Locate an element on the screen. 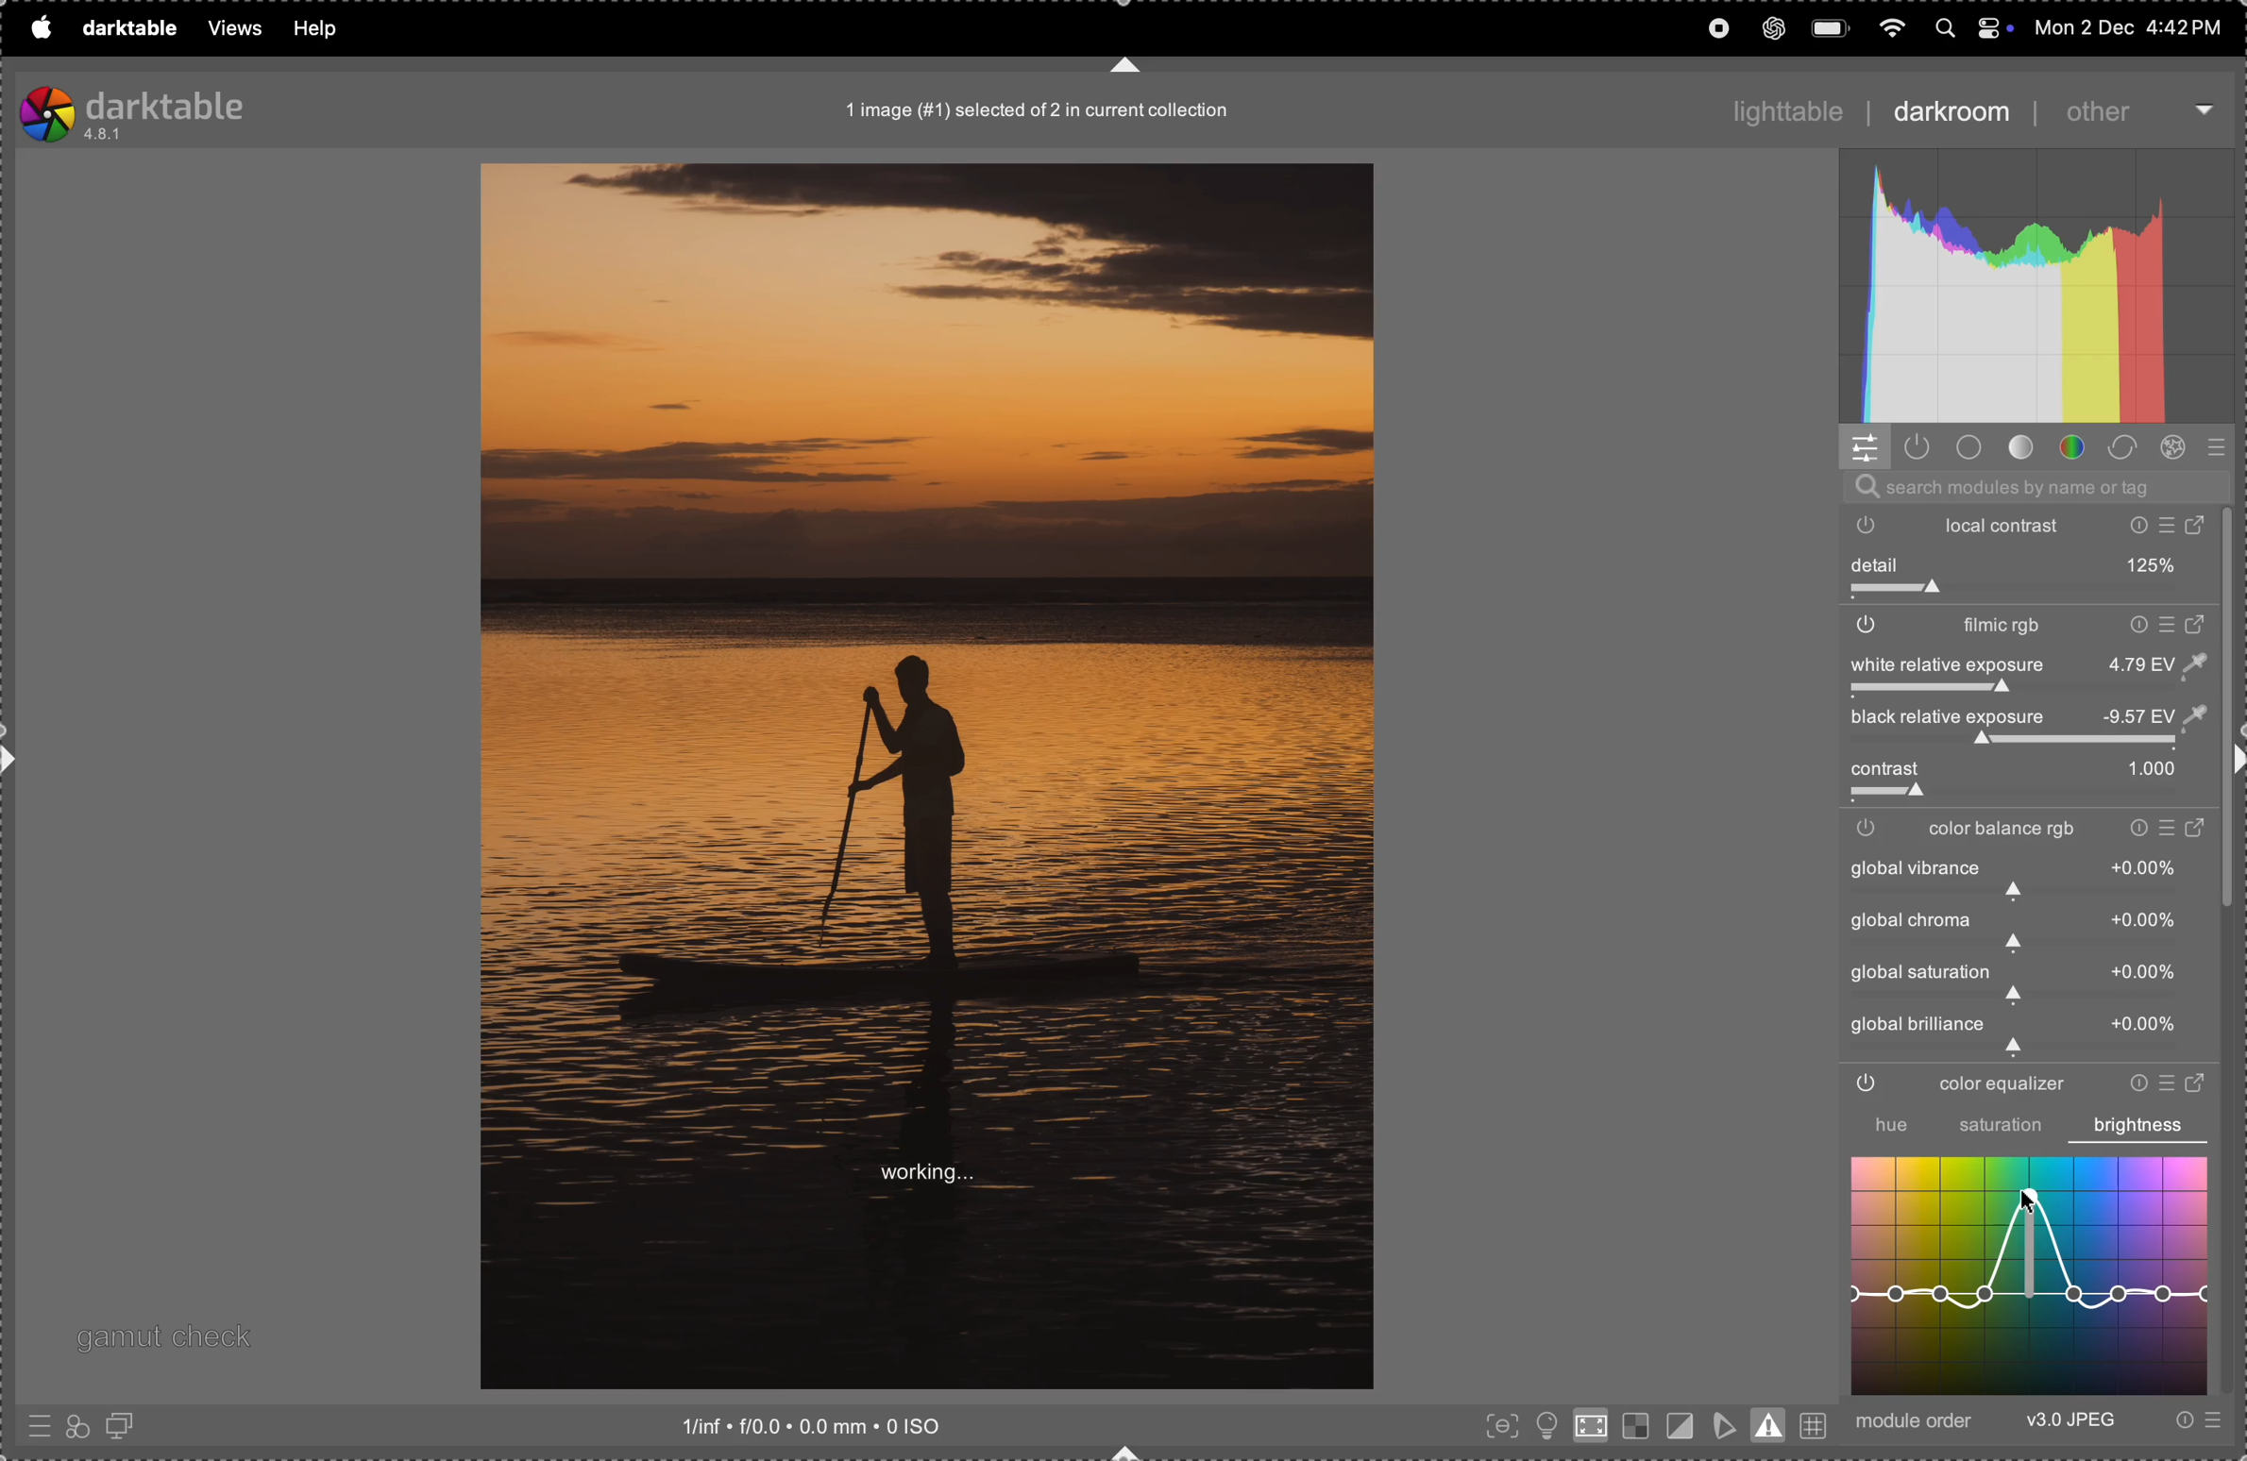  toggle softproffing is located at coordinates (1724, 1422).